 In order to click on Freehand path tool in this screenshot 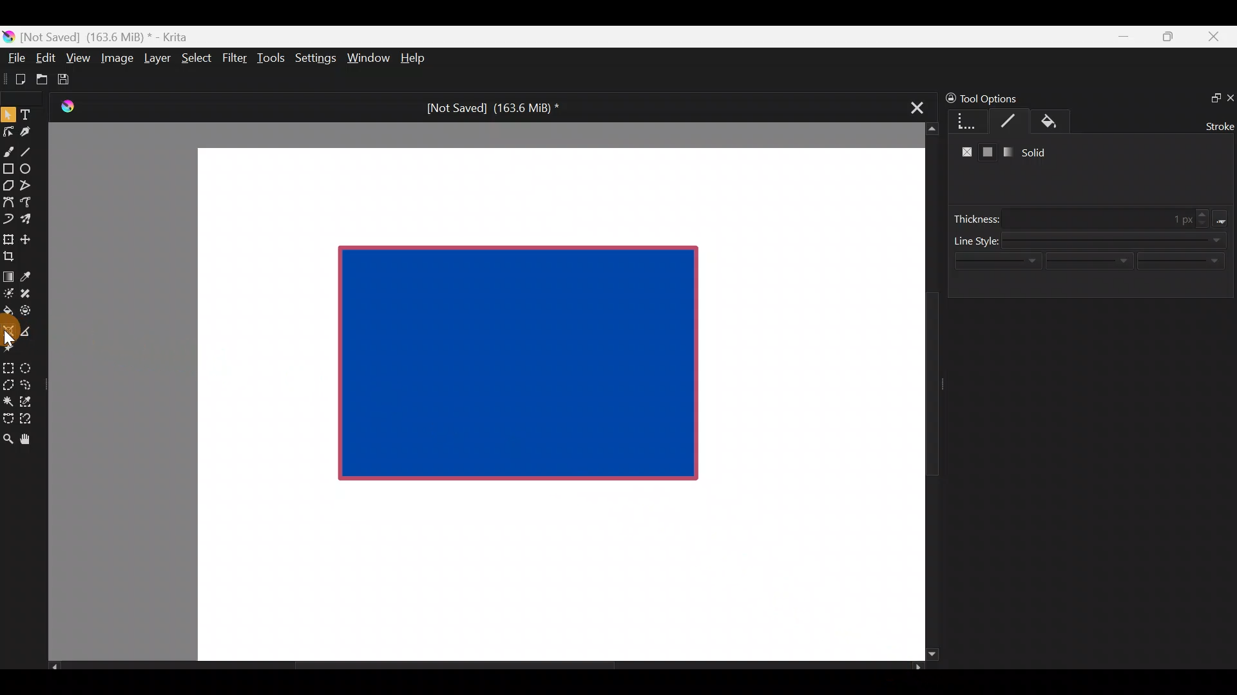, I will do `click(32, 203)`.